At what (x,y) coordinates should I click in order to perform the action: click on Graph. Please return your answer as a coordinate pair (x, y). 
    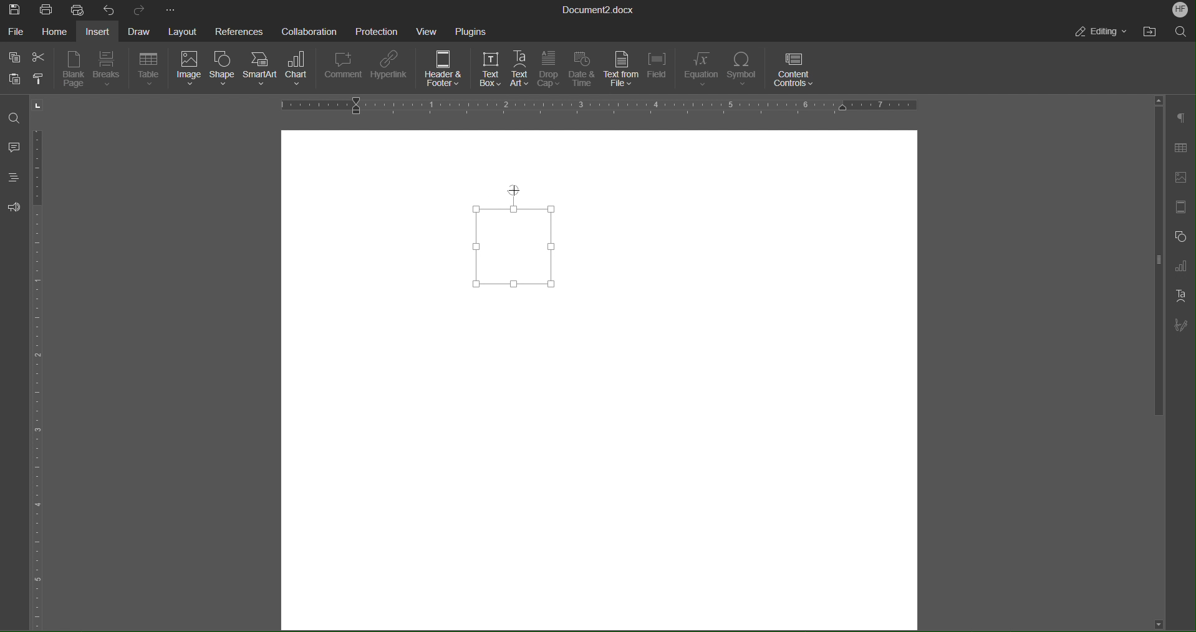
    Looking at the image, I should click on (1180, 266).